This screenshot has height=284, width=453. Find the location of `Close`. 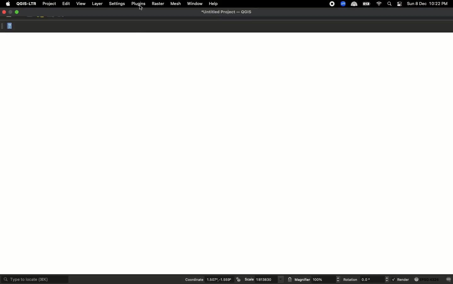

Close is located at coordinates (9, 26).